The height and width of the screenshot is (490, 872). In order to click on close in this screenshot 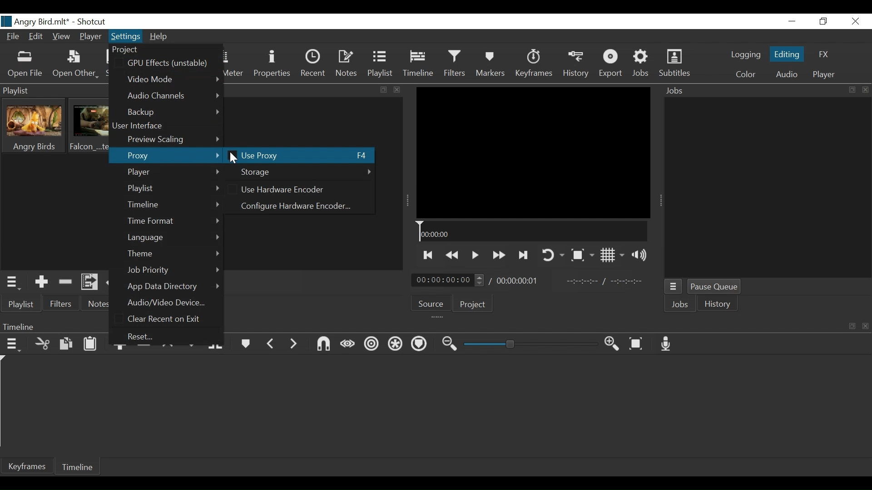, I will do `click(867, 324)`.